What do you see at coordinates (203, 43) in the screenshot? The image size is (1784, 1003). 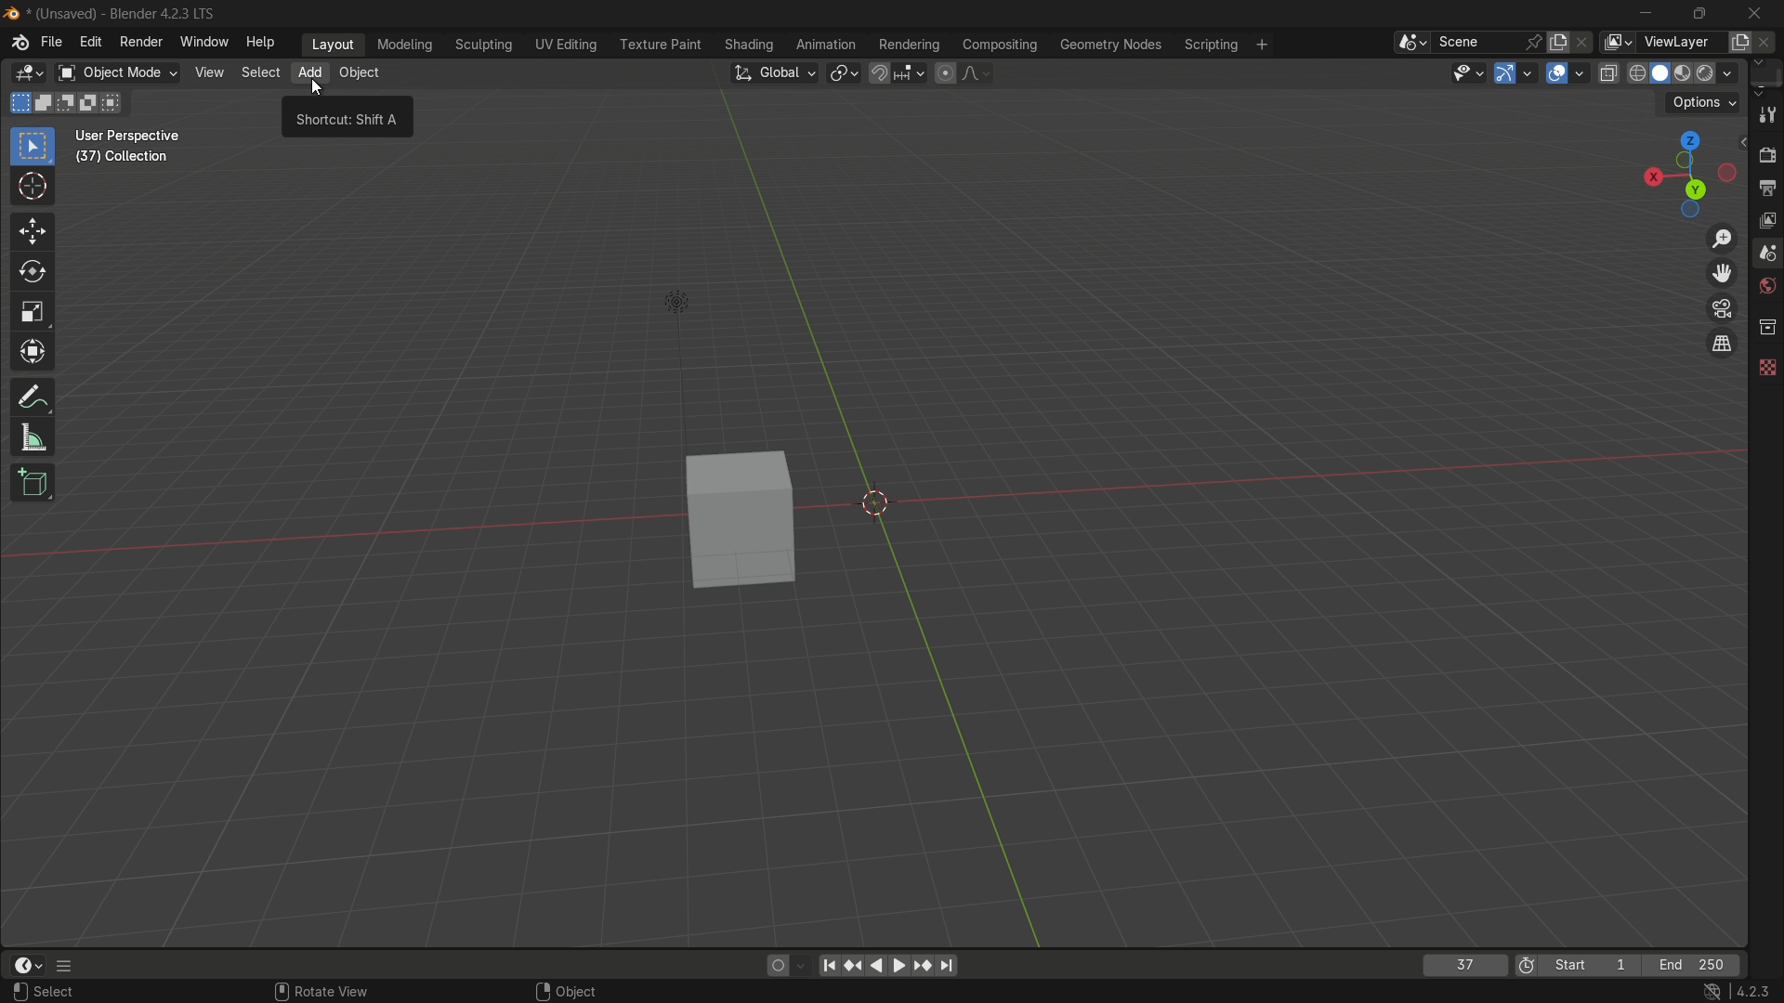 I see `window menu` at bounding box center [203, 43].